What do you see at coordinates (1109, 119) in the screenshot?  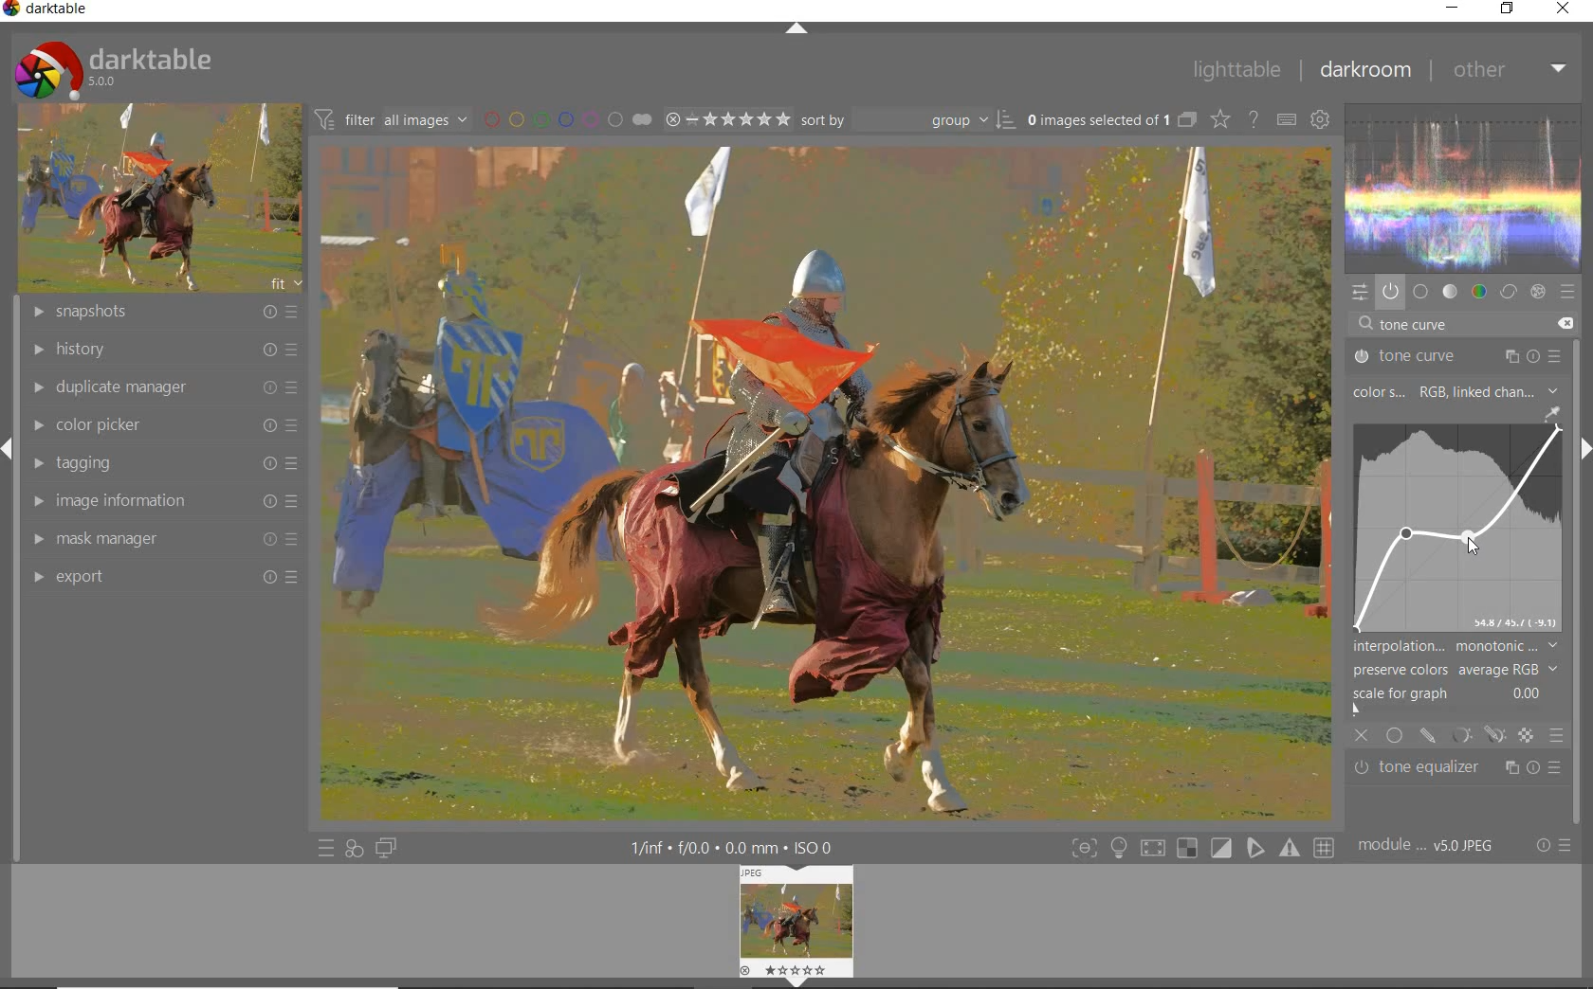 I see `0 images (#.... lected of 1)` at bounding box center [1109, 119].